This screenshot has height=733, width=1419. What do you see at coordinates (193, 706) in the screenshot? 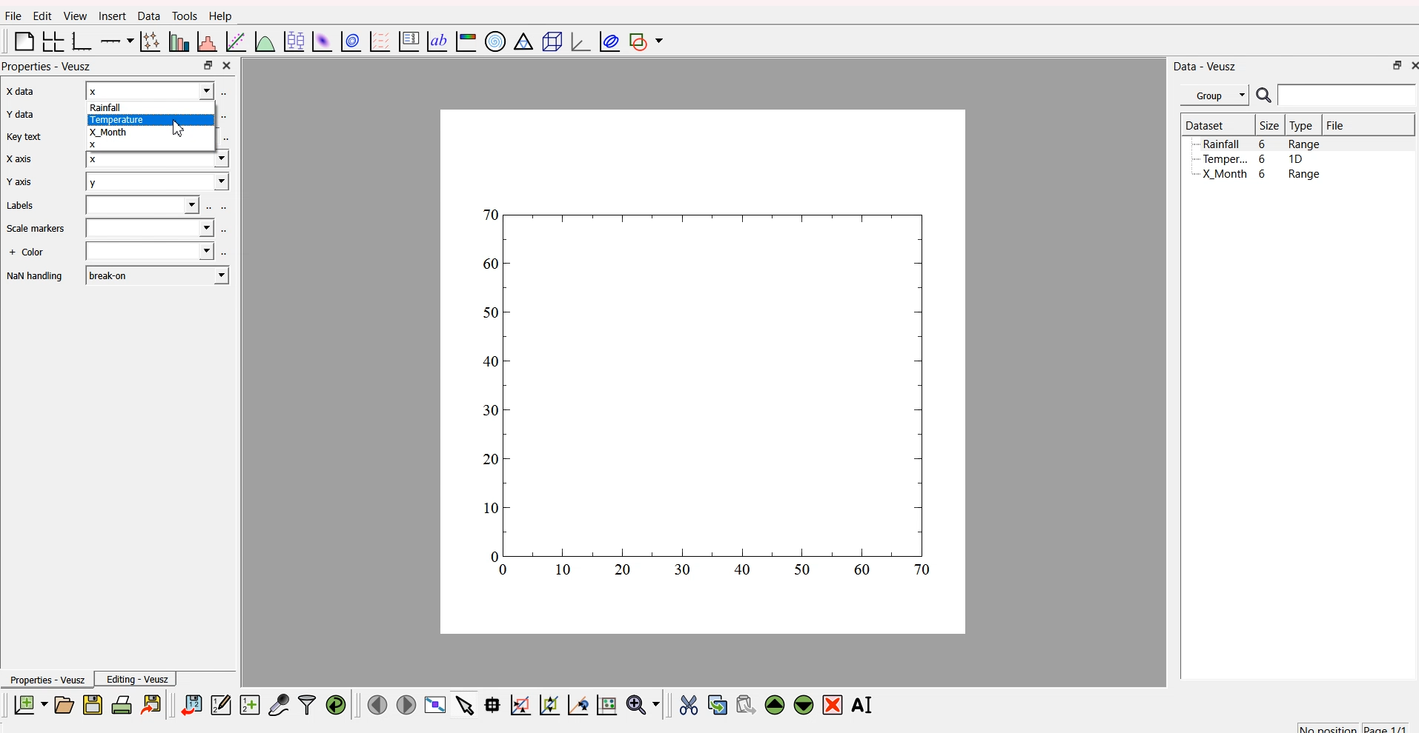
I see `import data` at bounding box center [193, 706].